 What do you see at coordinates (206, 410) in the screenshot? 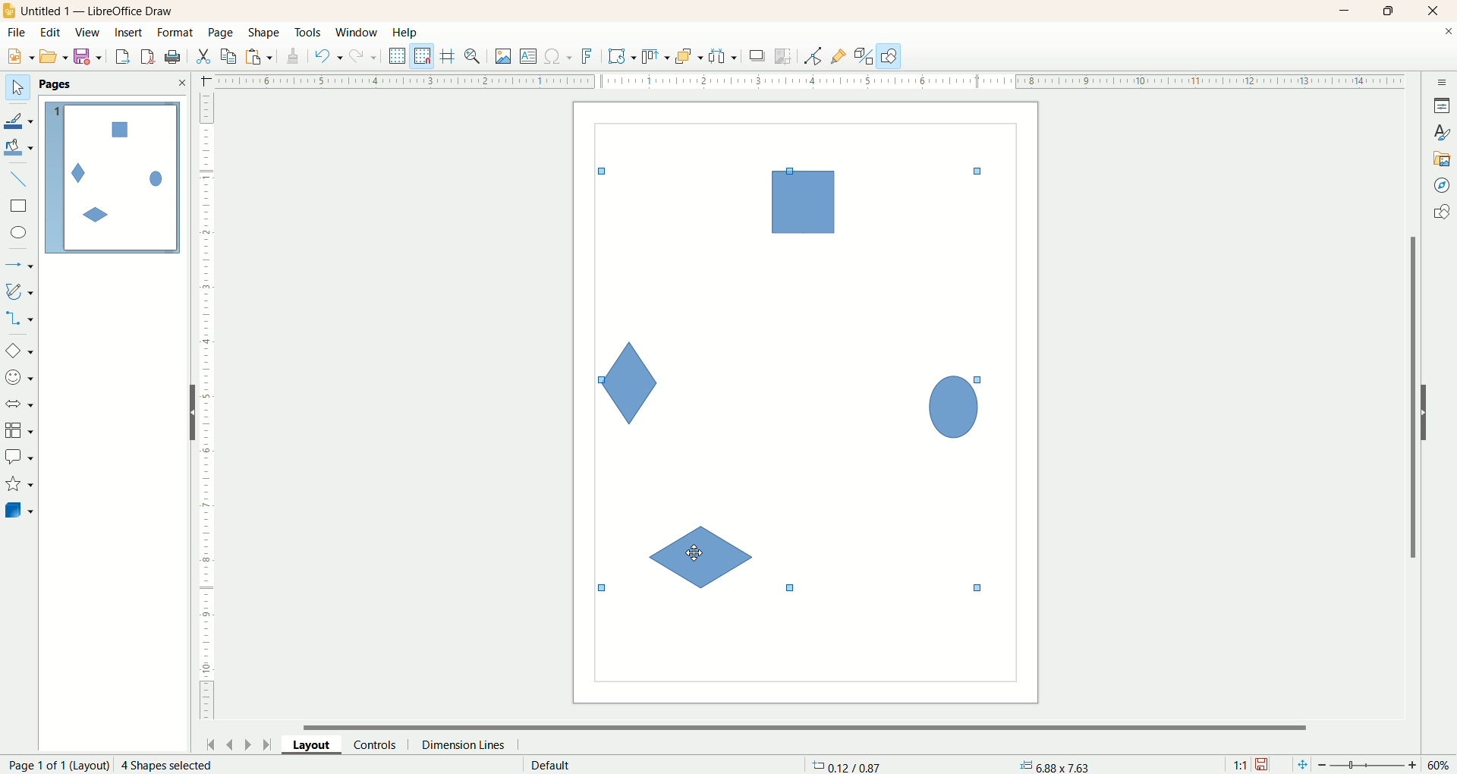
I see `scale bar` at bounding box center [206, 410].